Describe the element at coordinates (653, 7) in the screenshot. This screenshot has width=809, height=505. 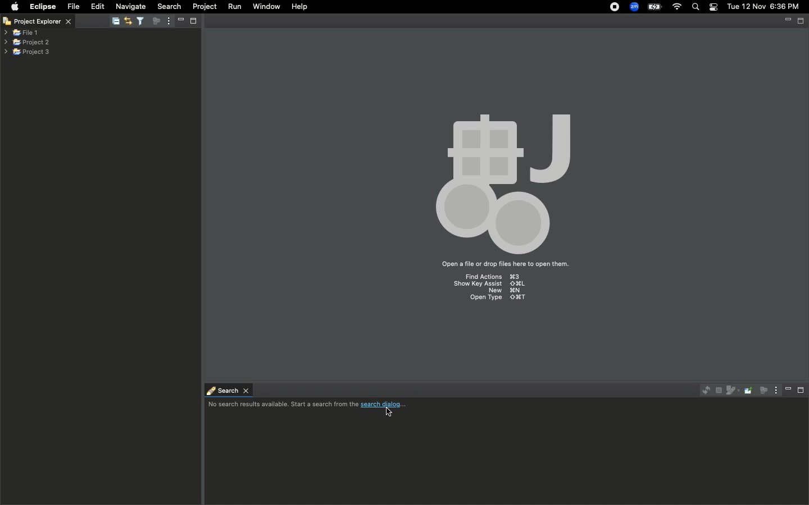
I see `Charge` at that location.